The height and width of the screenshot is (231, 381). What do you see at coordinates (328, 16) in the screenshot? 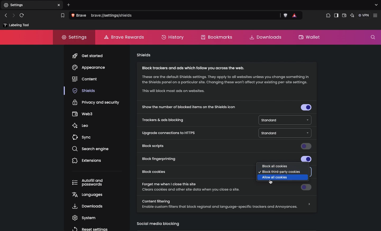
I see `Extensions` at bounding box center [328, 16].